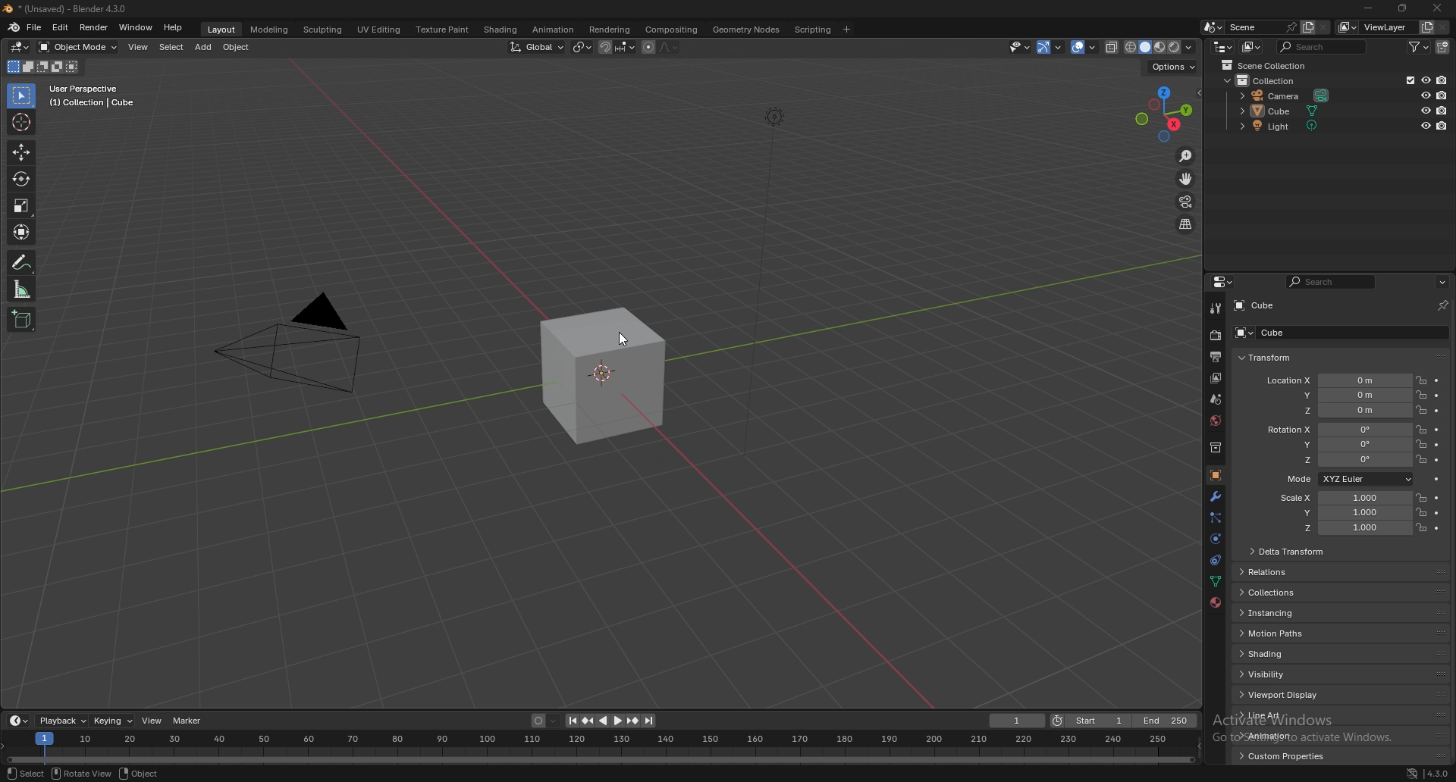 The height and width of the screenshot is (782, 1456). Describe the element at coordinates (1443, 48) in the screenshot. I see `new collection` at that location.